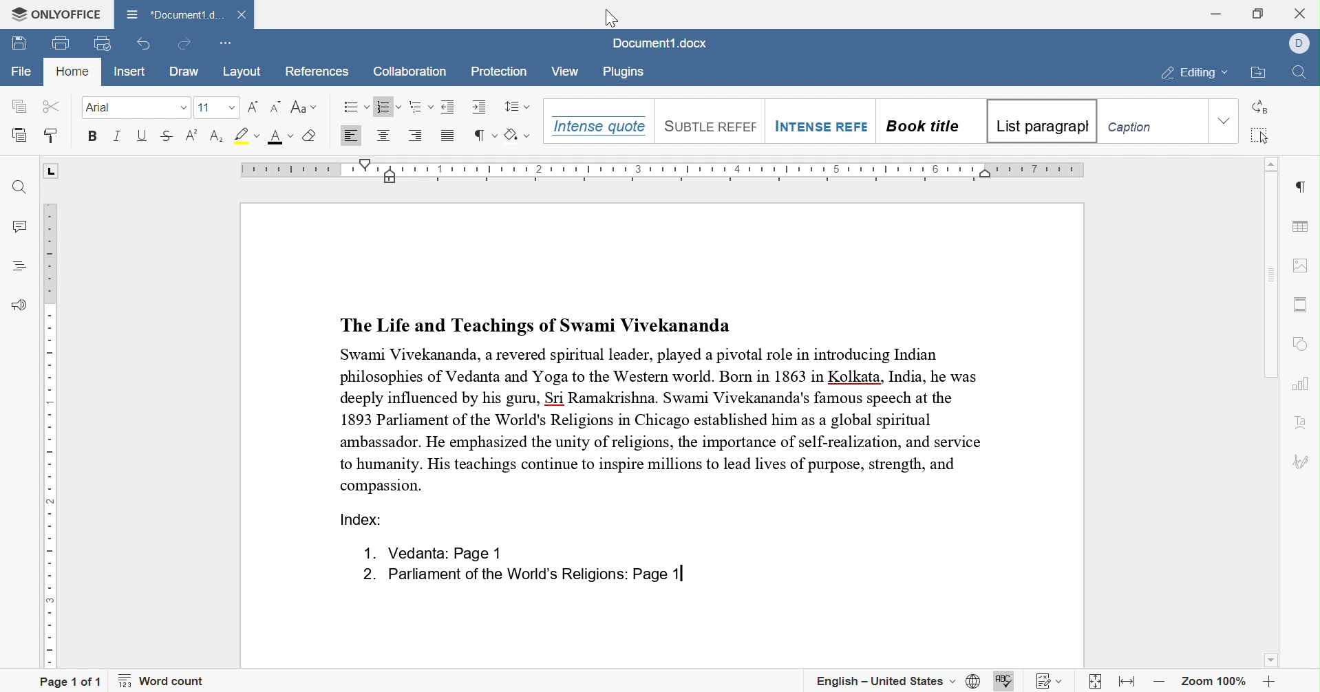  I want to click on headings, so click(21, 266).